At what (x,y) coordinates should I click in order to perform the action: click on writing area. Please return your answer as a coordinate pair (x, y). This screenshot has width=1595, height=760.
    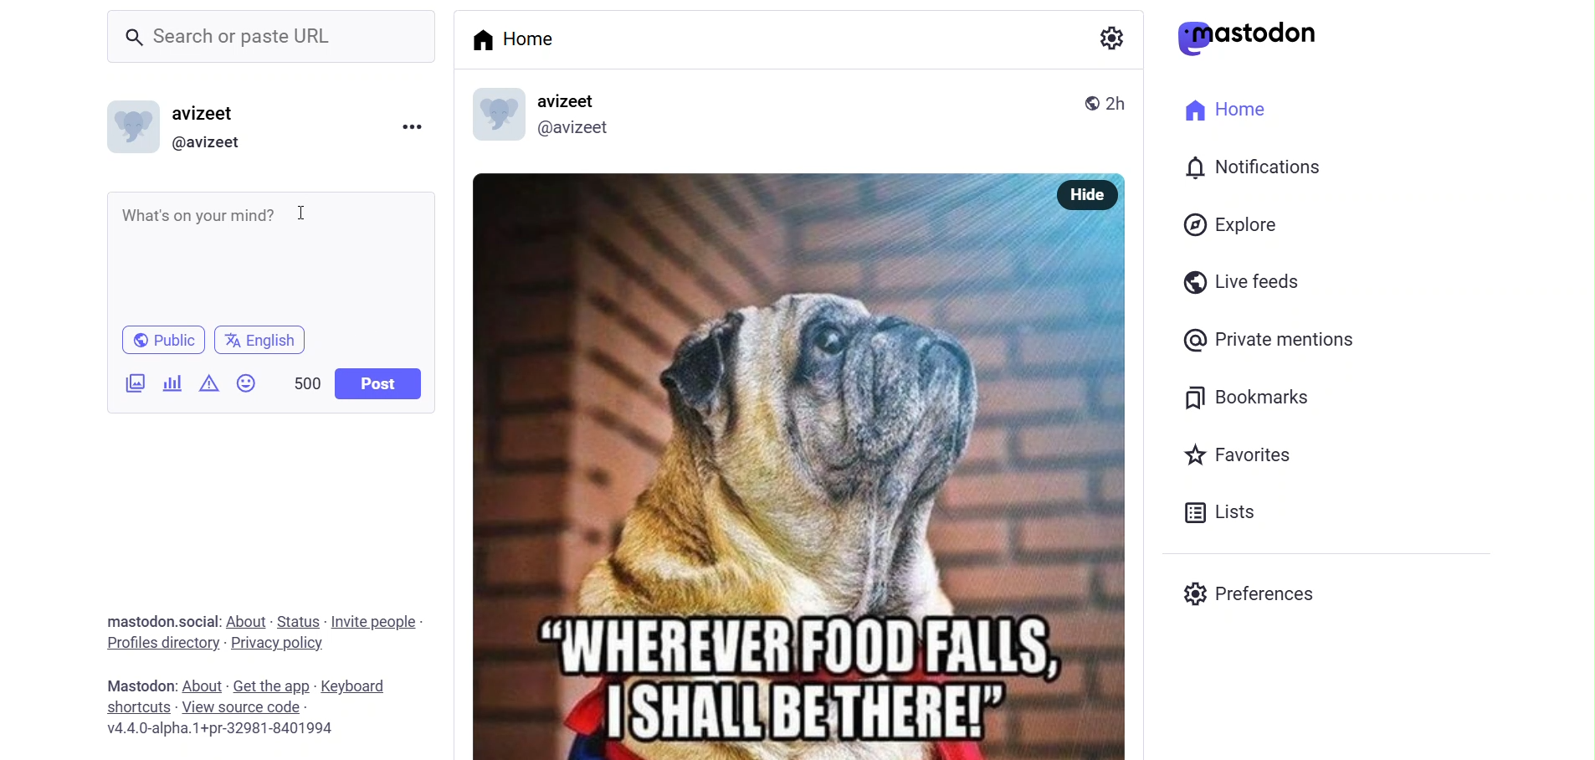
    Looking at the image, I should click on (268, 254).